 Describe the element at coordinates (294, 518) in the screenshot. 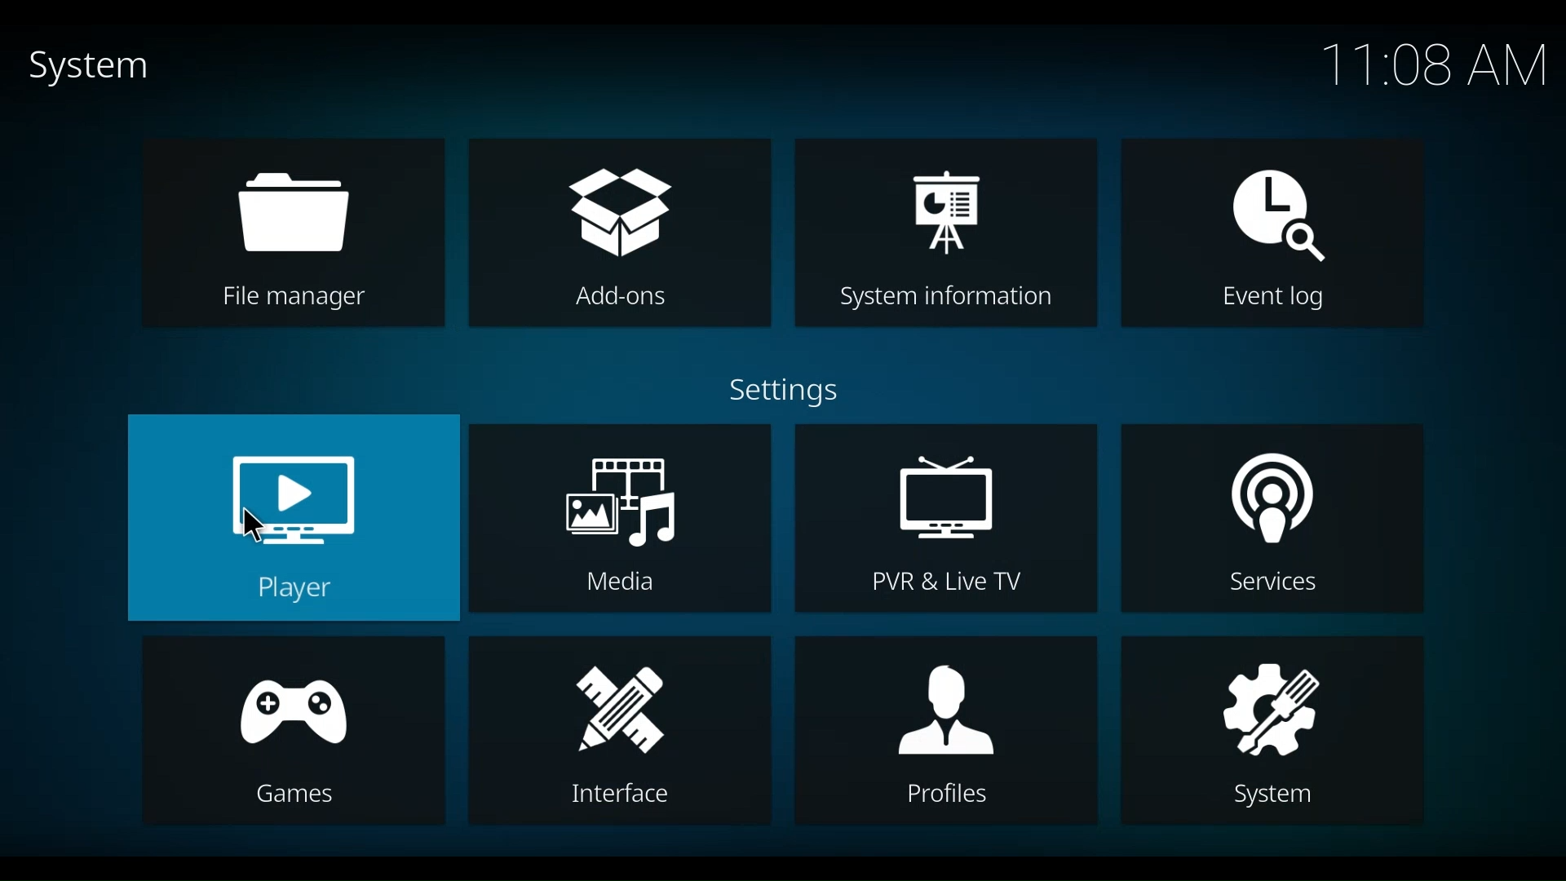

I see `Player` at that location.